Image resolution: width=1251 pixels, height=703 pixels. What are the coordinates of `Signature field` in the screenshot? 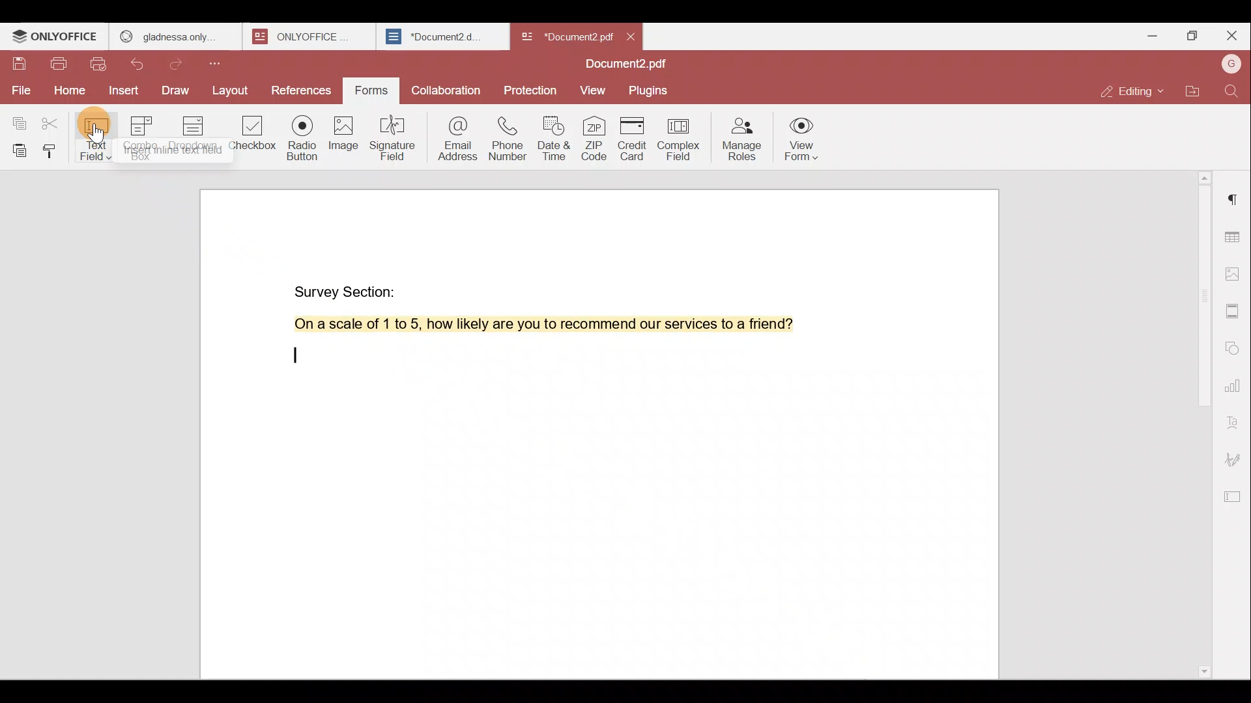 It's located at (390, 137).